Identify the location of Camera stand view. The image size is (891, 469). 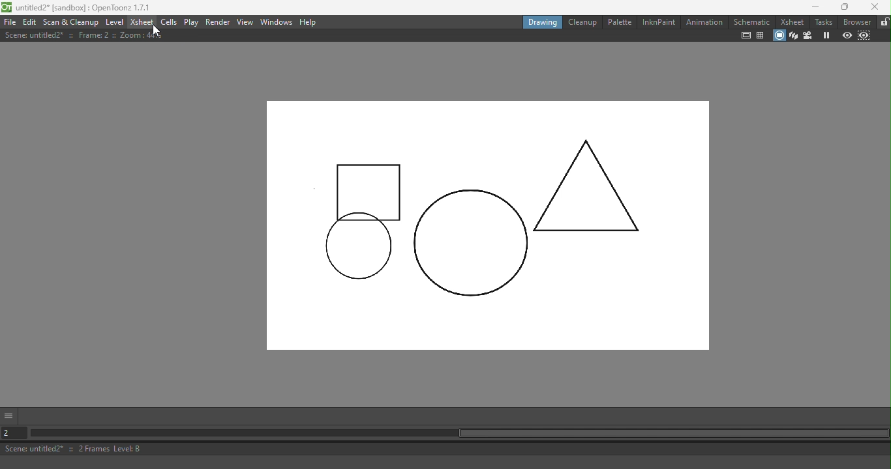
(778, 36).